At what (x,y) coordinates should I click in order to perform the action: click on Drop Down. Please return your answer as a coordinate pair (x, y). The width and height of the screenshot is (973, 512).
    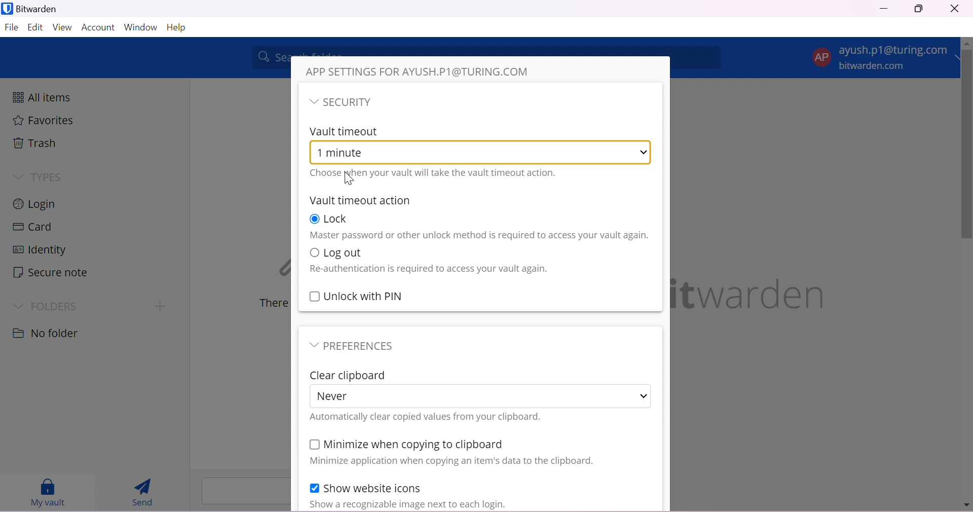
    Looking at the image, I should click on (17, 177).